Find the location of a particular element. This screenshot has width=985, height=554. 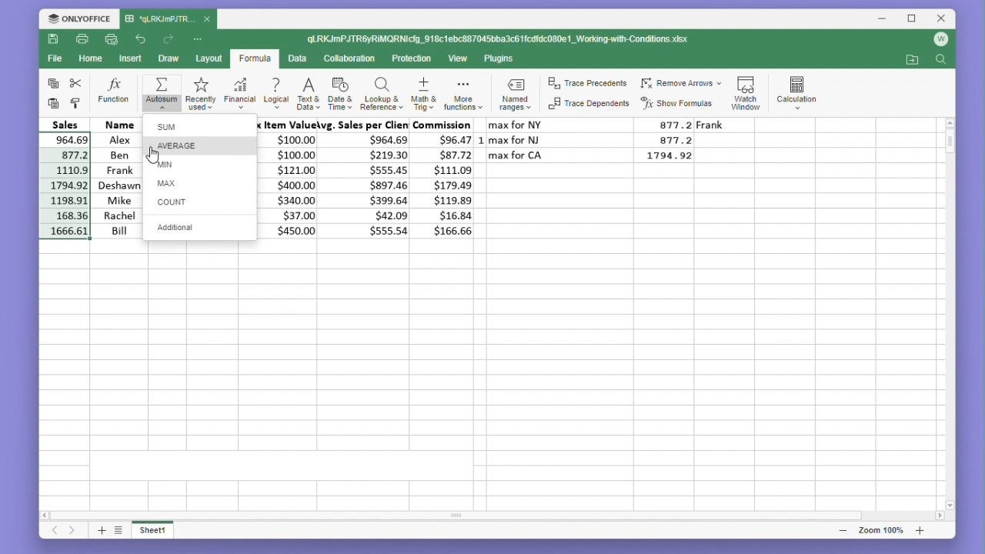

Maximize is located at coordinates (909, 19).